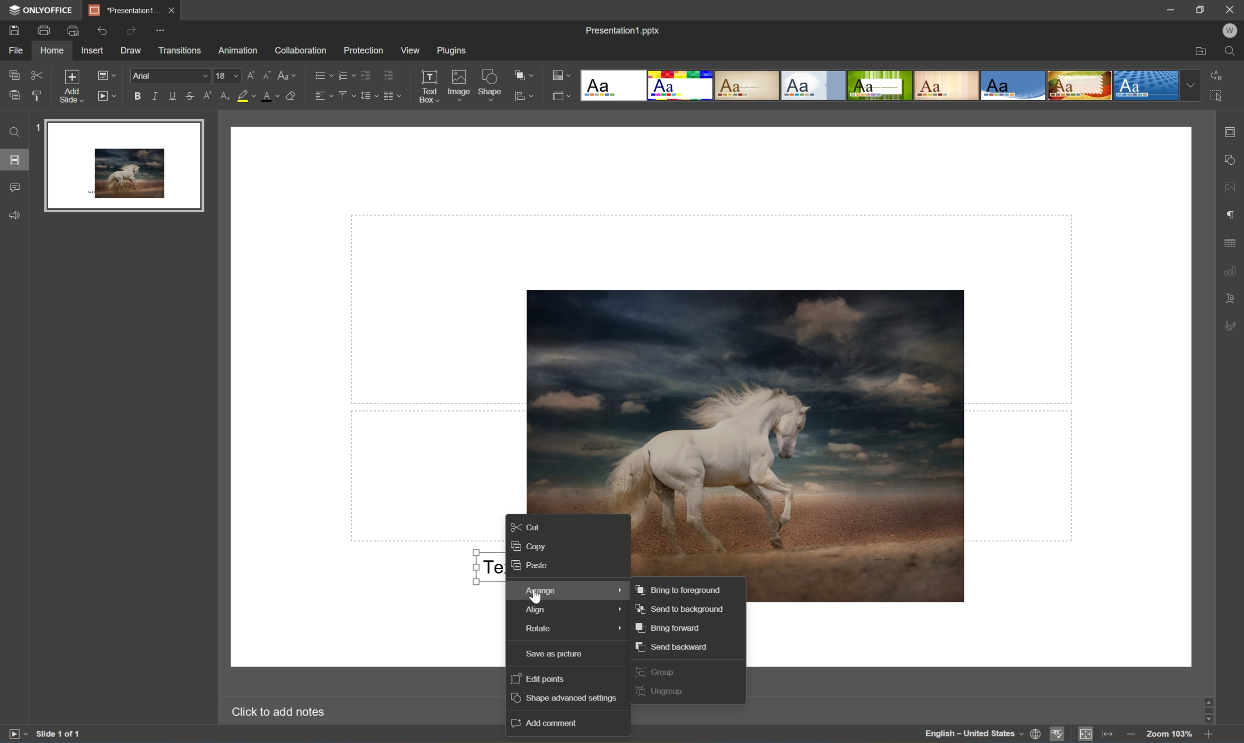 This screenshot has width=1244, height=743. Describe the element at coordinates (1131, 737) in the screenshot. I see `Zoom out` at that location.